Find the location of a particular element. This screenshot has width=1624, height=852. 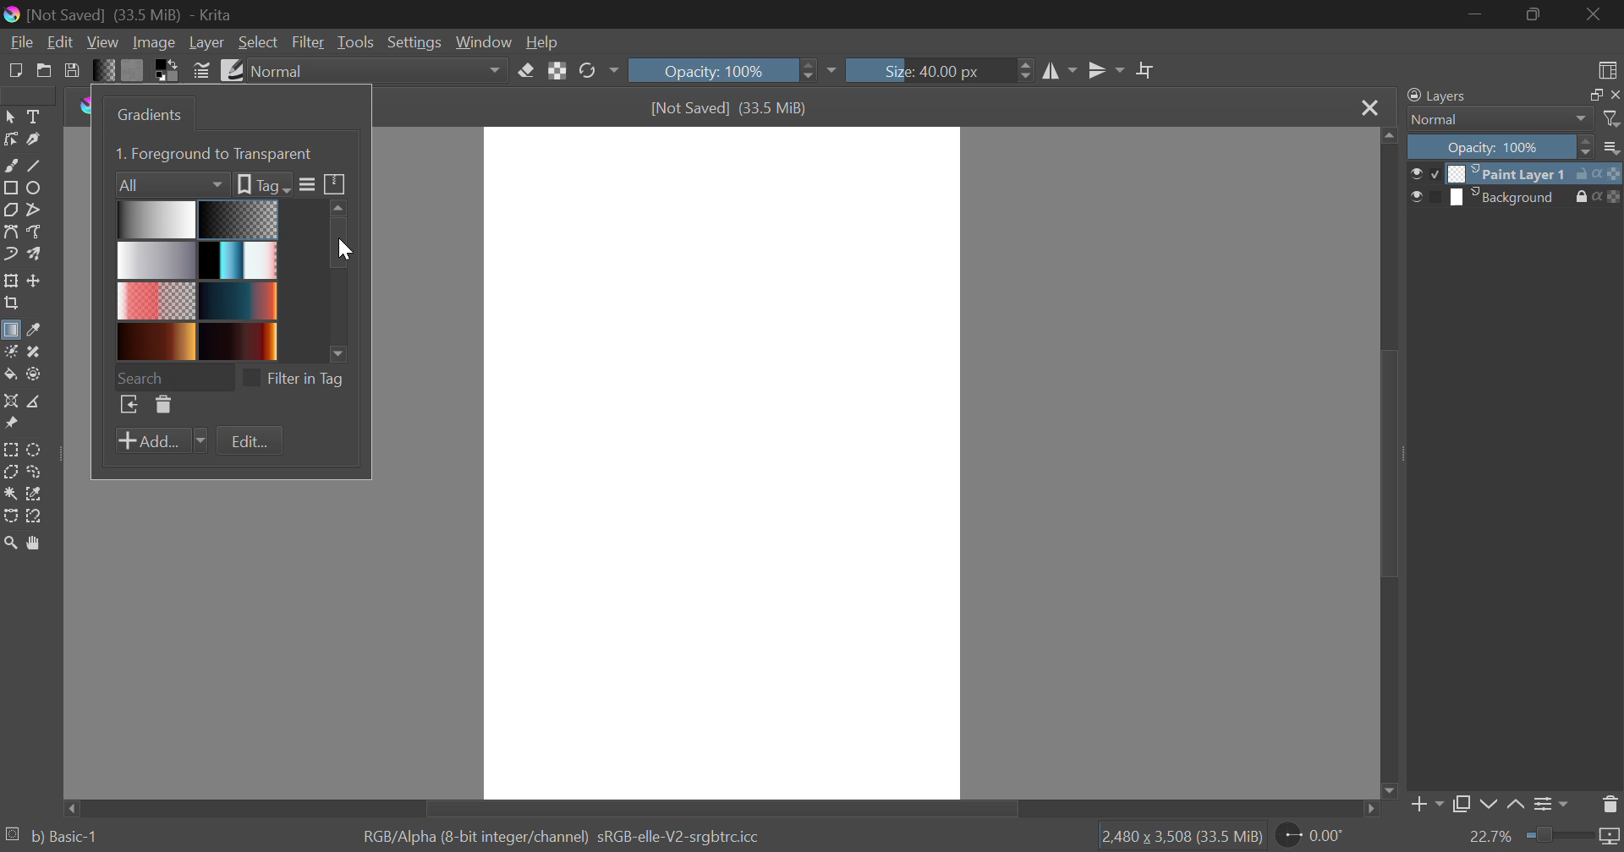

Delete is located at coordinates (162, 406).